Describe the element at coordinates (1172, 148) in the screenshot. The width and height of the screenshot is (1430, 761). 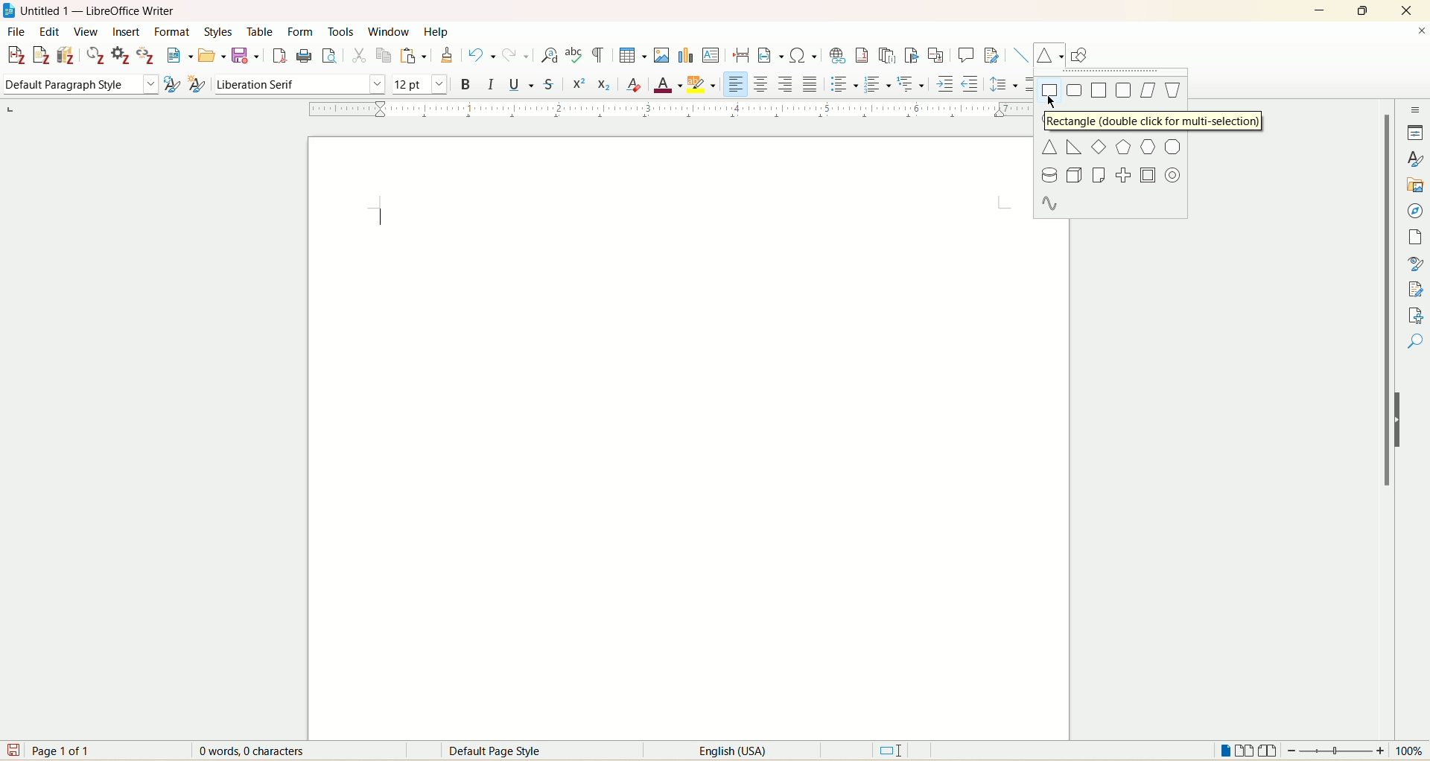
I see `octagon` at that location.